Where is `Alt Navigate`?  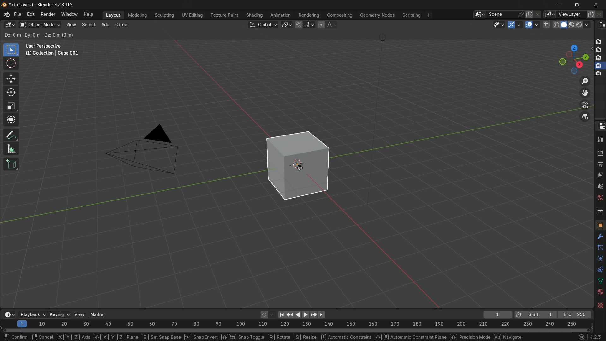 Alt Navigate is located at coordinates (507, 337).